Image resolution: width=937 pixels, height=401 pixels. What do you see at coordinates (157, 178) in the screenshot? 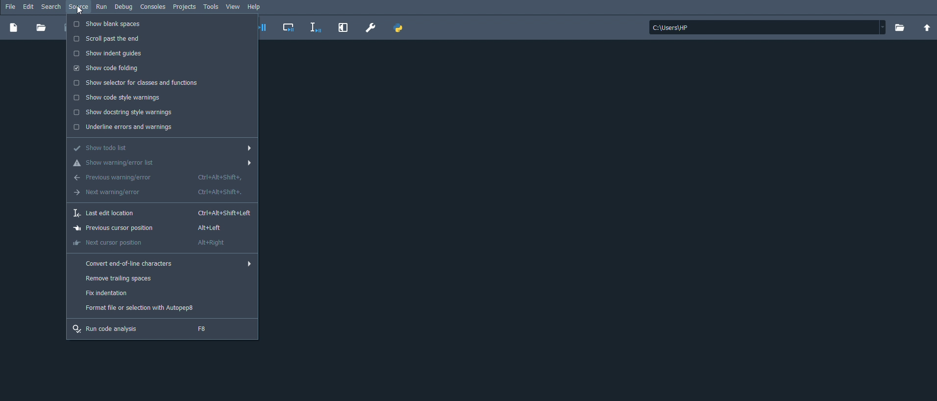
I see `Previous warning/error` at bounding box center [157, 178].